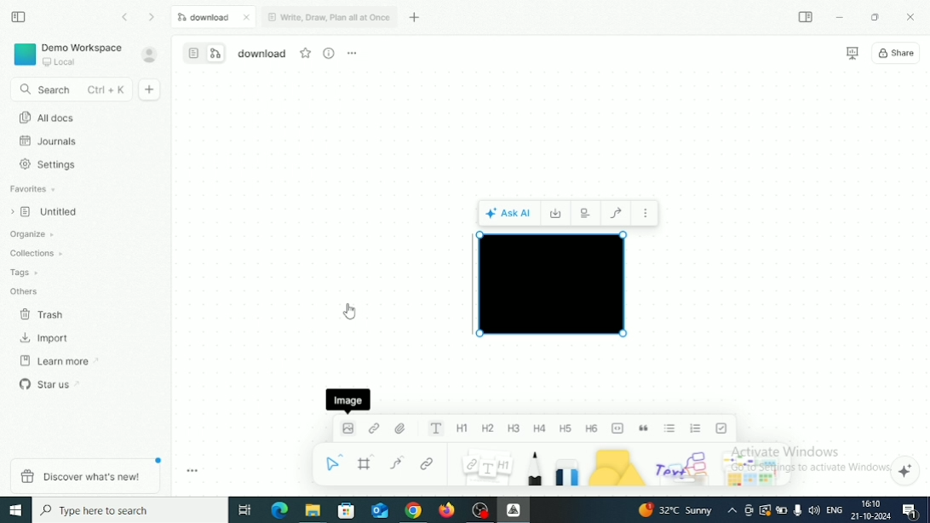  What do you see at coordinates (28, 273) in the screenshot?
I see `Tags` at bounding box center [28, 273].